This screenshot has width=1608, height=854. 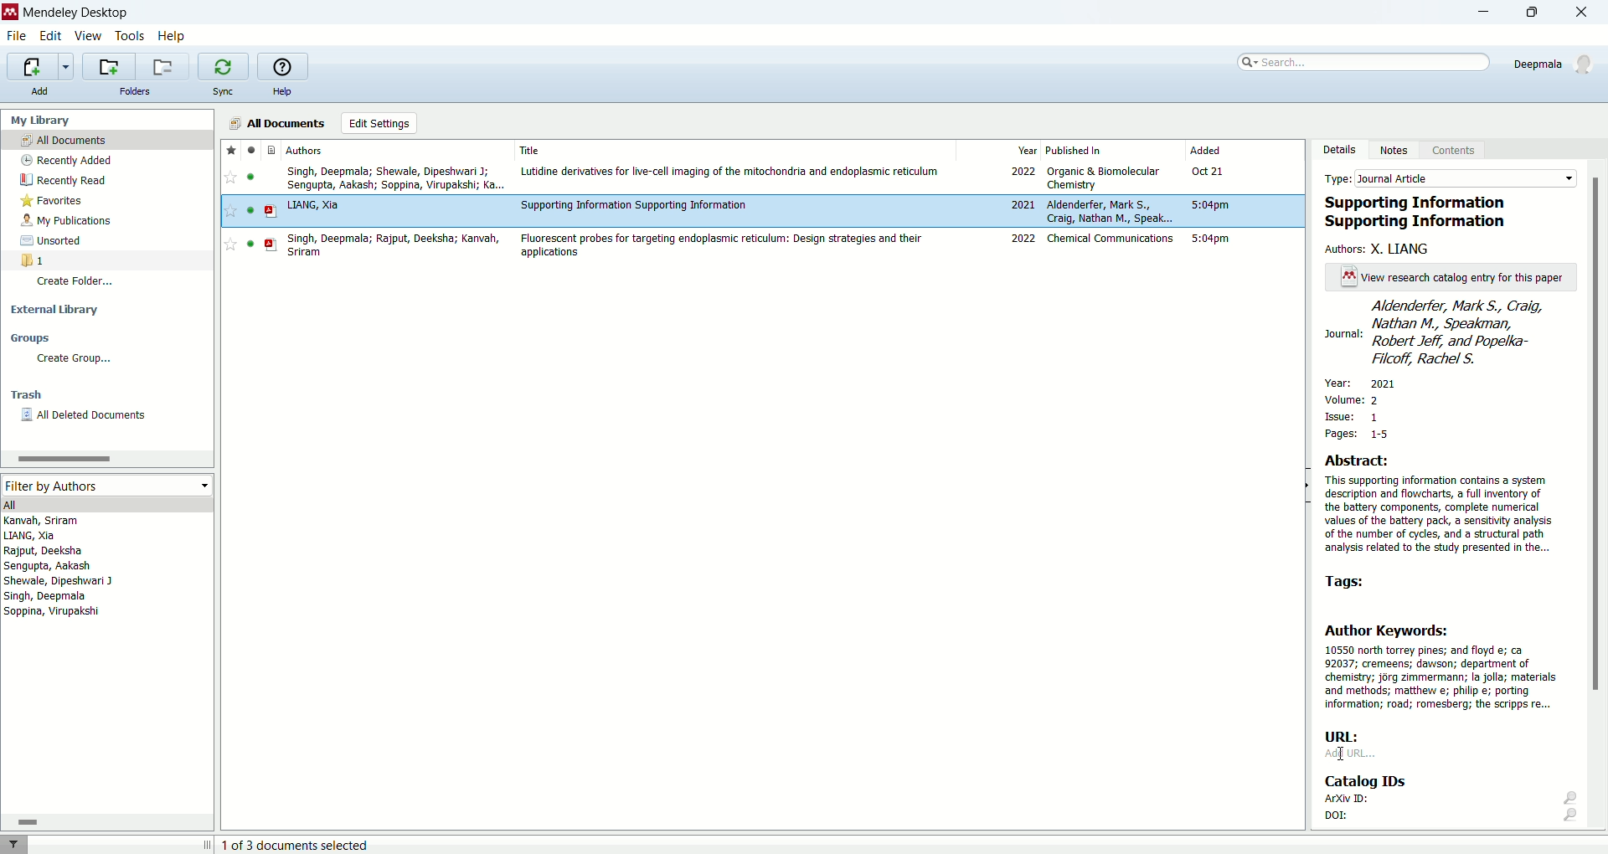 What do you see at coordinates (49, 34) in the screenshot?
I see `edit` at bounding box center [49, 34].